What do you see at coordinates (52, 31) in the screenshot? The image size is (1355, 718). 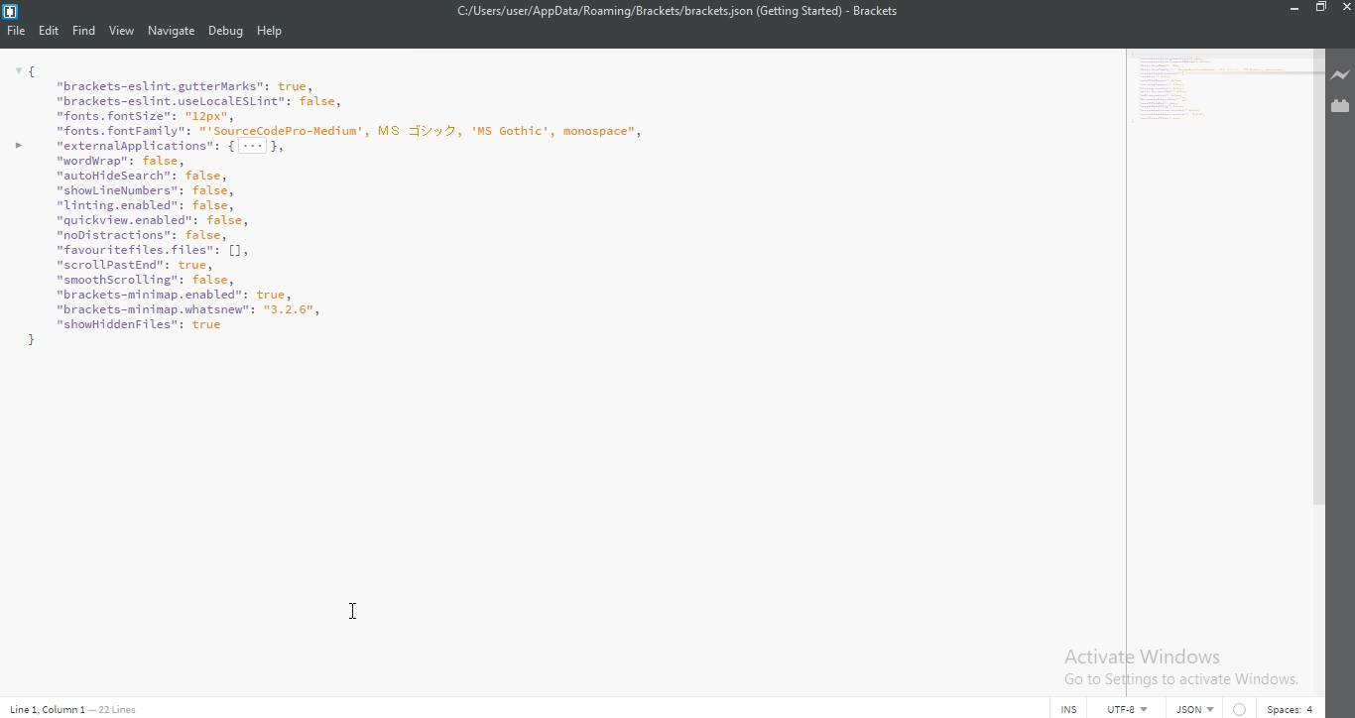 I see `Edit` at bounding box center [52, 31].